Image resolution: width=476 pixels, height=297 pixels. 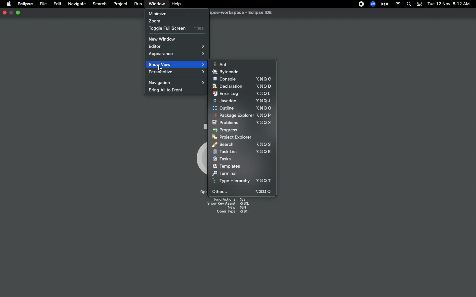 I want to click on Declaration, so click(x=243, y=86).